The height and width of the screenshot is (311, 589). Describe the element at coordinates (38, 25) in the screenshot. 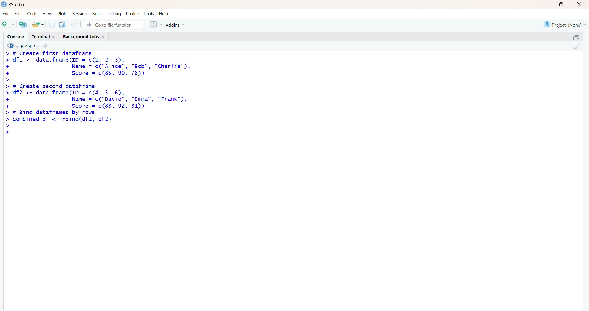

I see `open exixting file` at that location.